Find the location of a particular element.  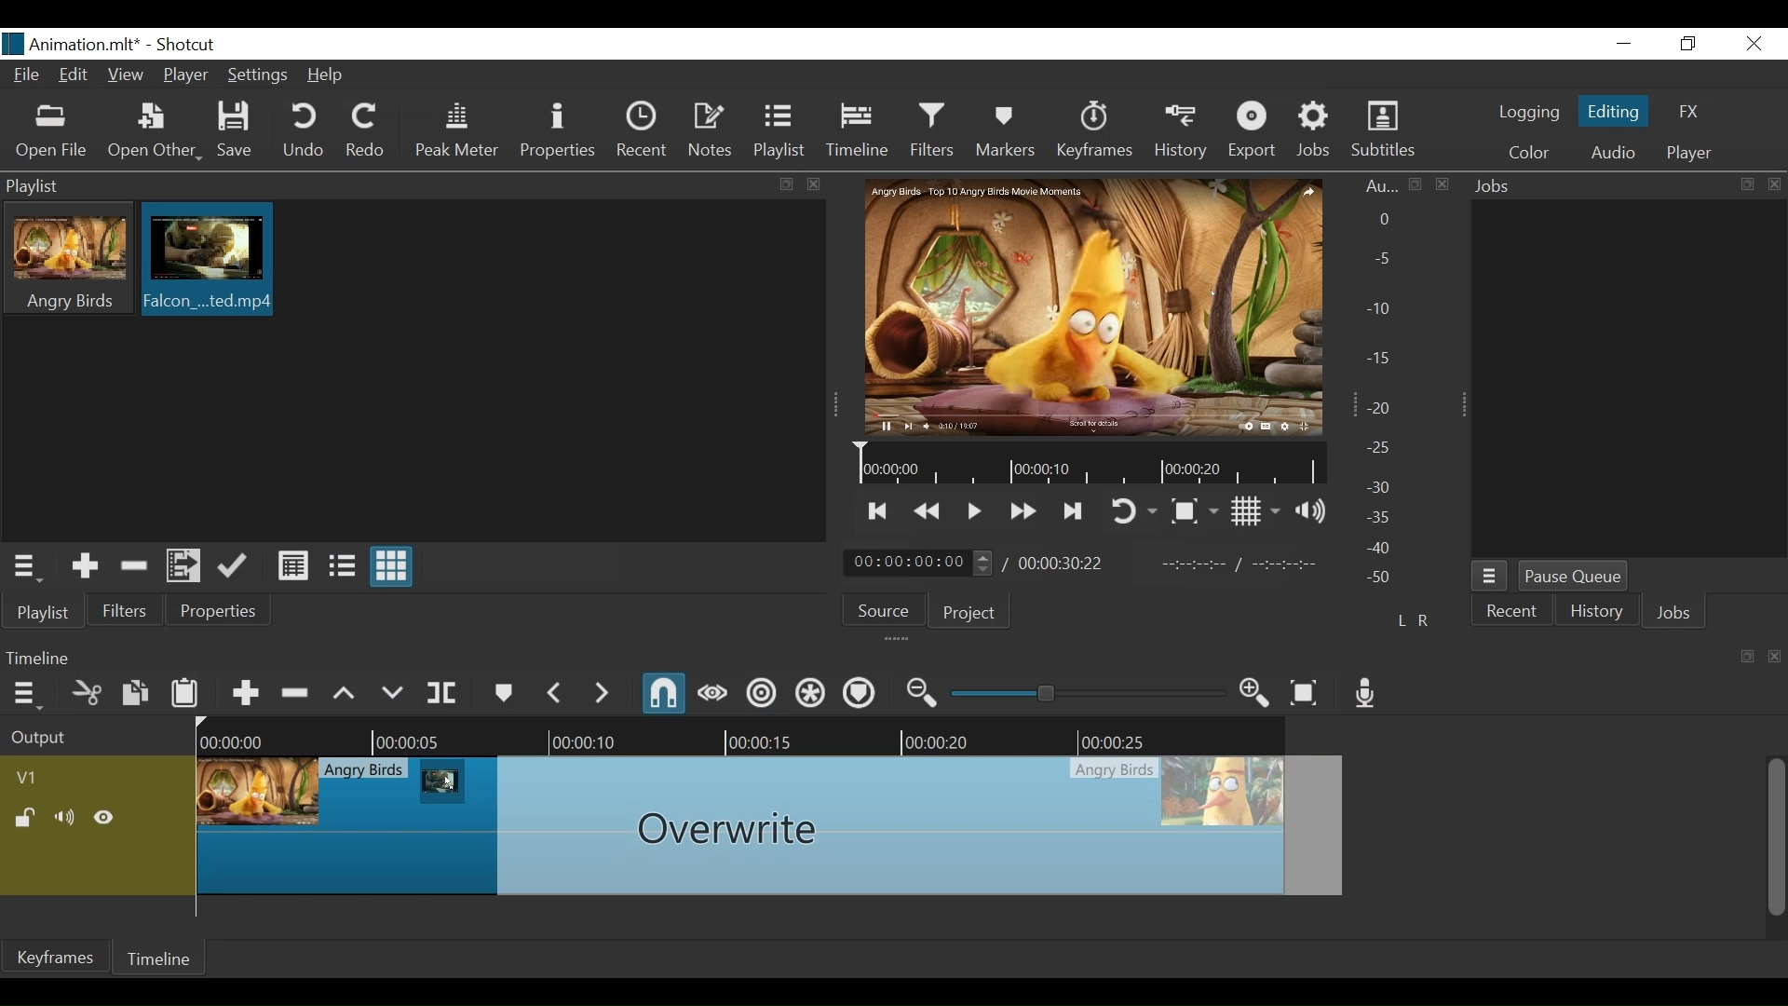

Shotcut is located at coordinates (192, 46).